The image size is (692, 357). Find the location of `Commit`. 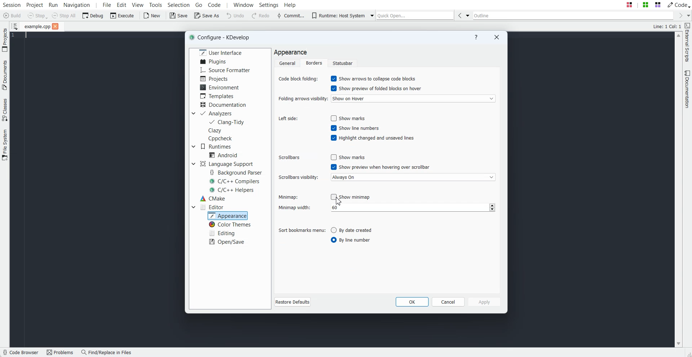

Commit is located at coordinates (291, 16).